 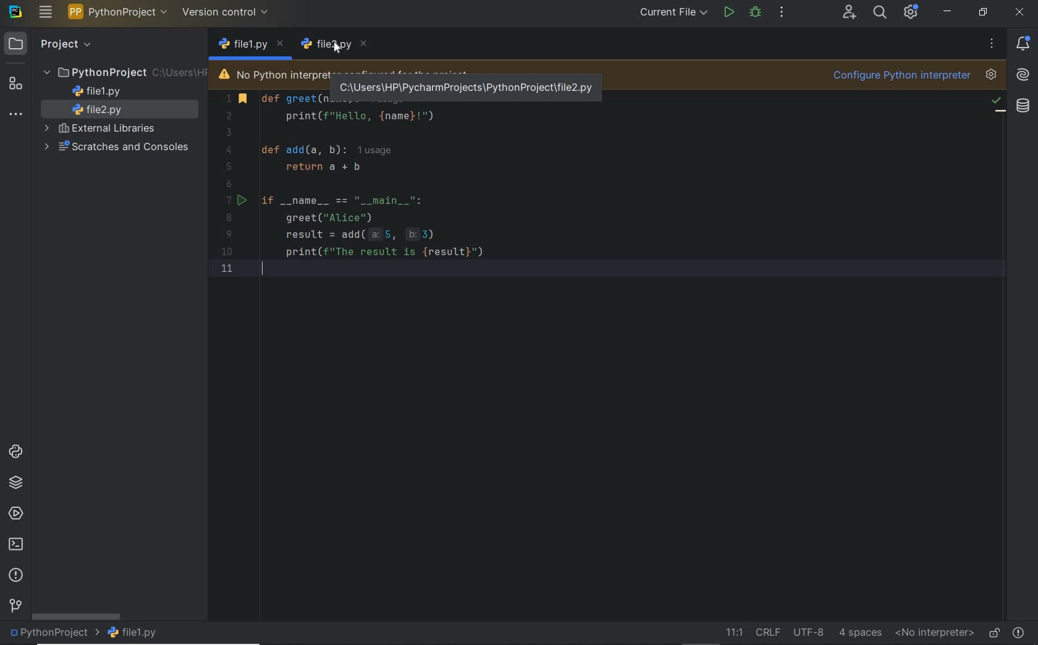 I want to click on AI, so click(x=1023, y=76).